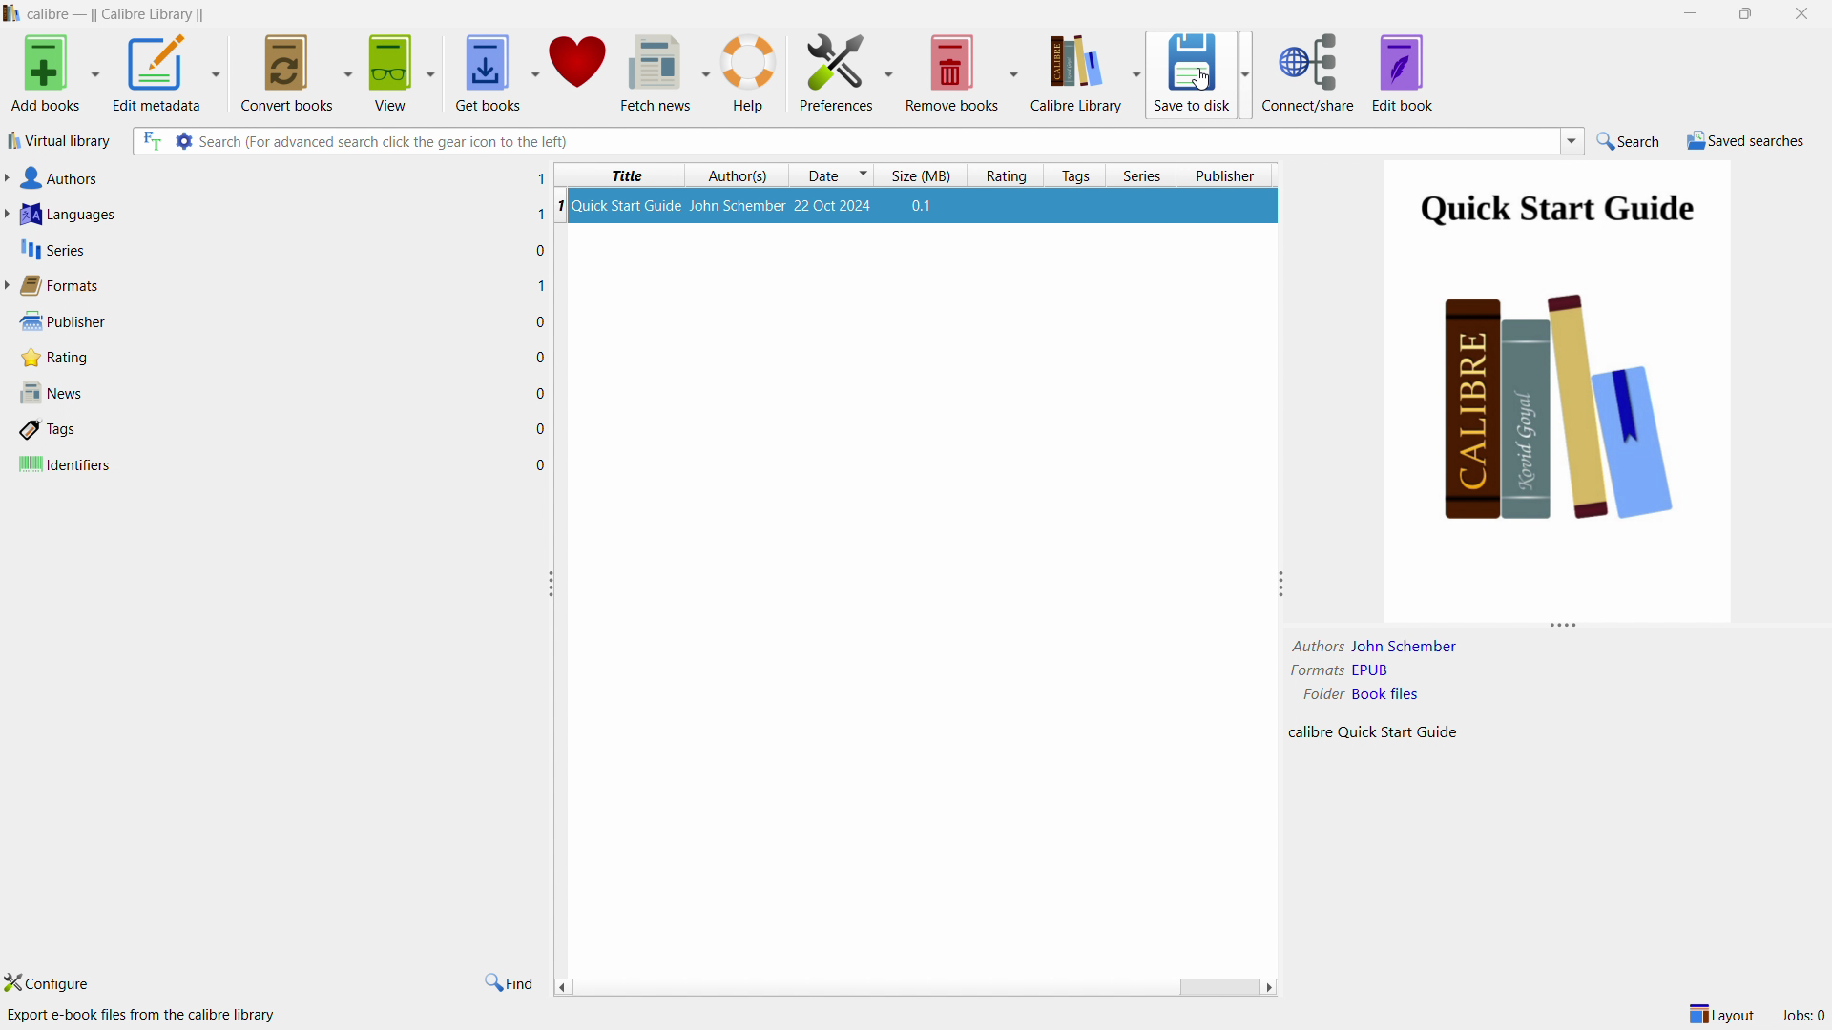  Describe the element at coordinates (1370, 670) in the screenshot. I see `EPUB` at that location.